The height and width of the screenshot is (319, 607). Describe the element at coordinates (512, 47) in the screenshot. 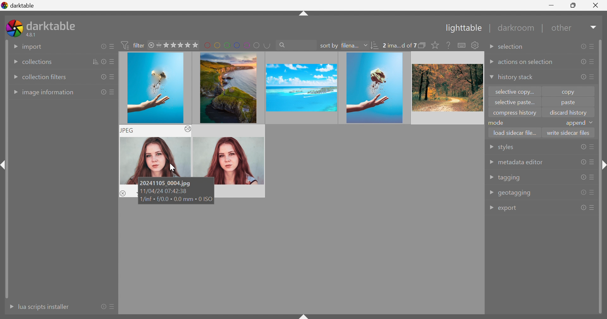

I see `selection` at that location.